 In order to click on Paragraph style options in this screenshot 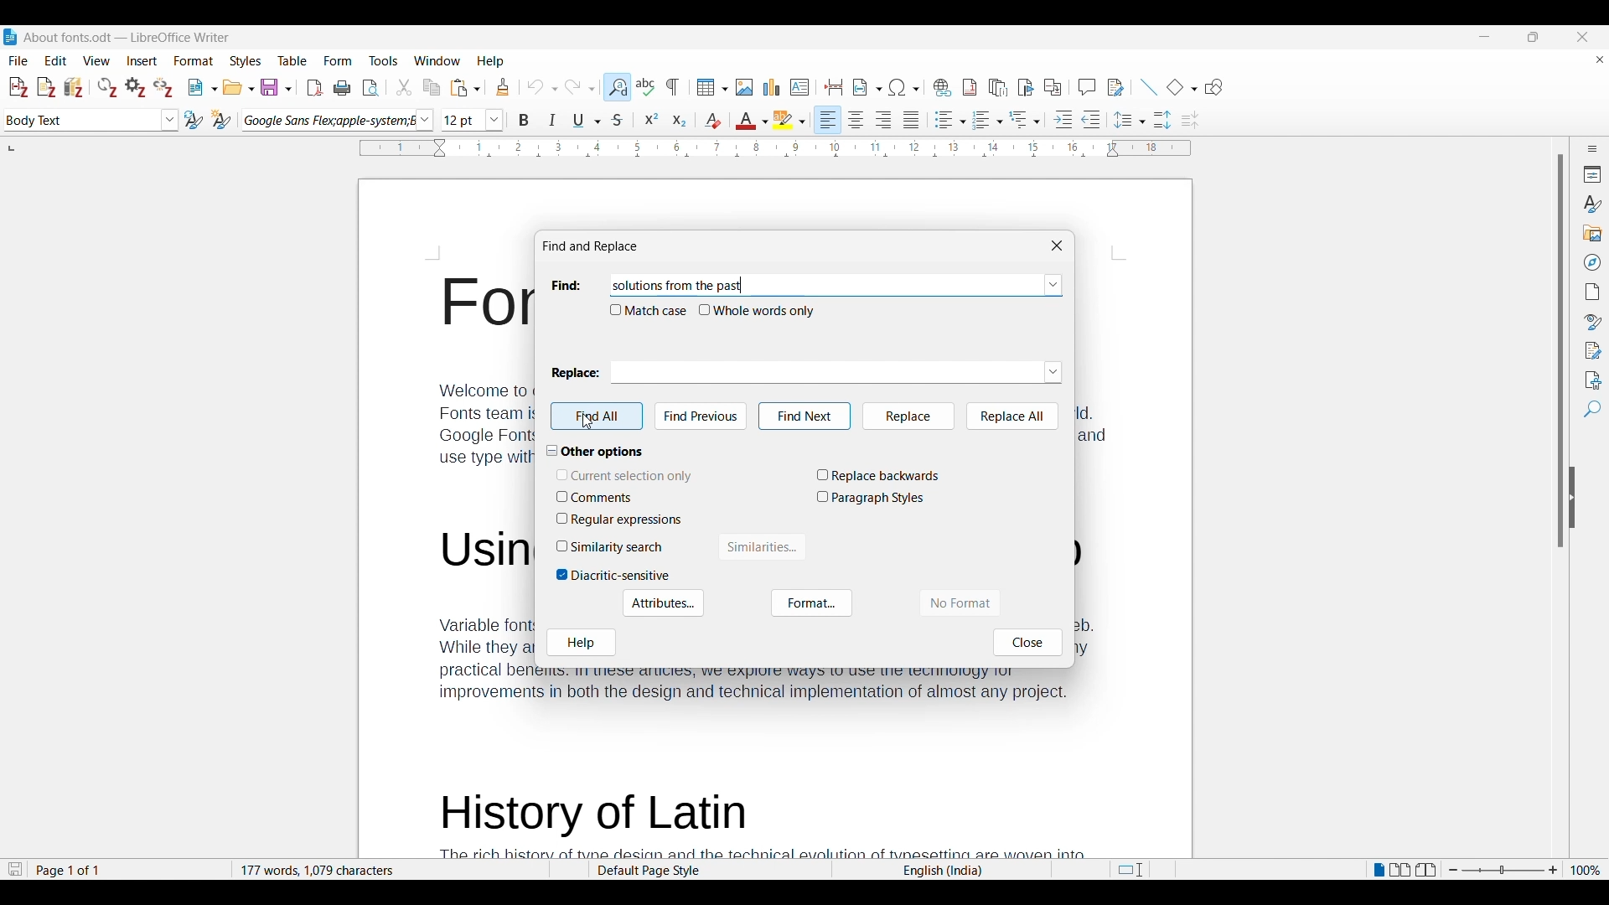, I will do `click(169, 120)`.